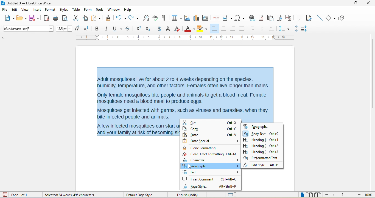 This screenshot has height=198, width=375. What do you see at coordinates (261, 18) in the screenshot?
I see `footnote` at bounding box center [261, 18].